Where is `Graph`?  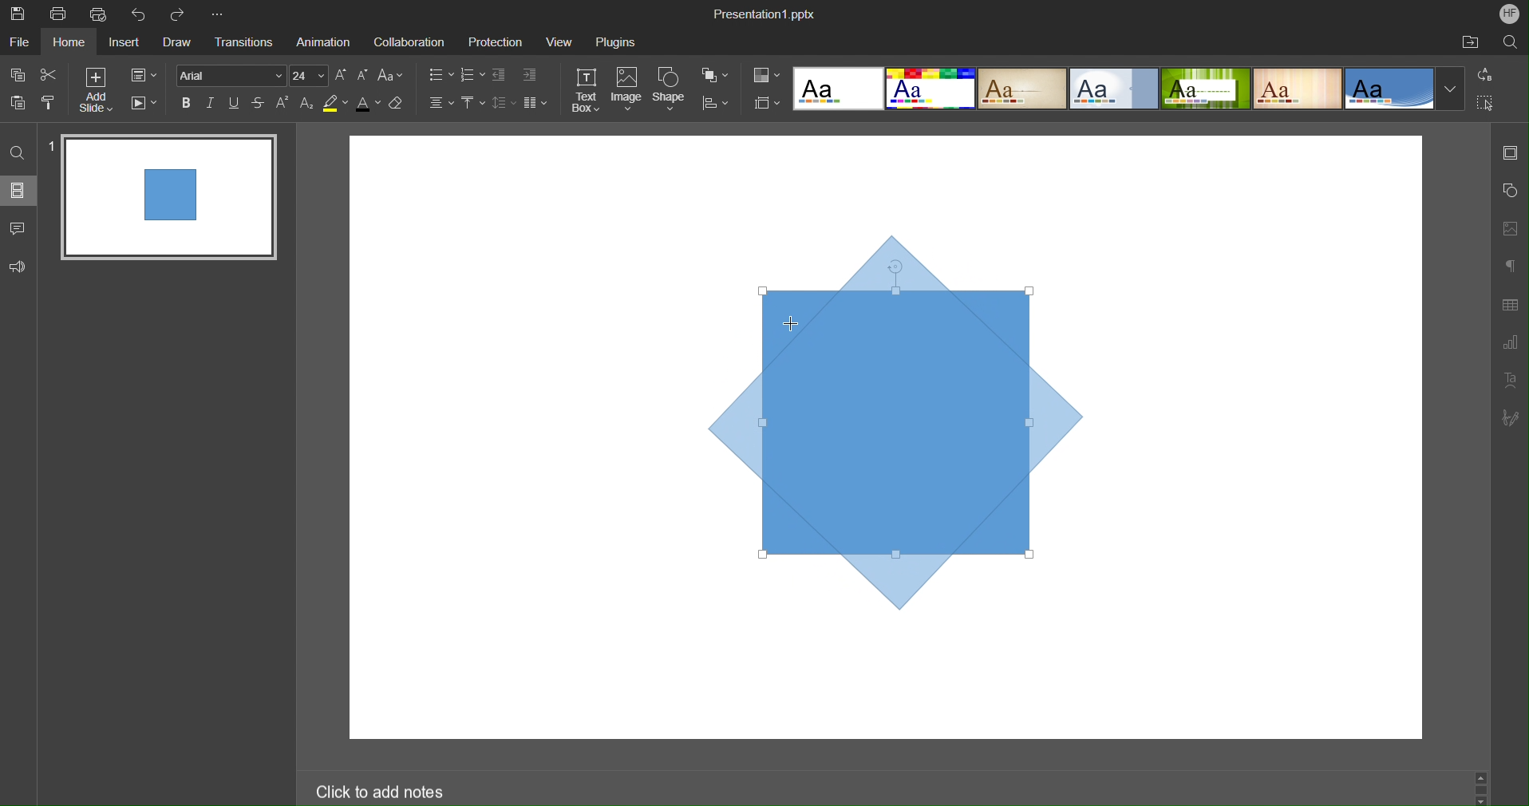 Graph is located at coordinates (1510, 345).